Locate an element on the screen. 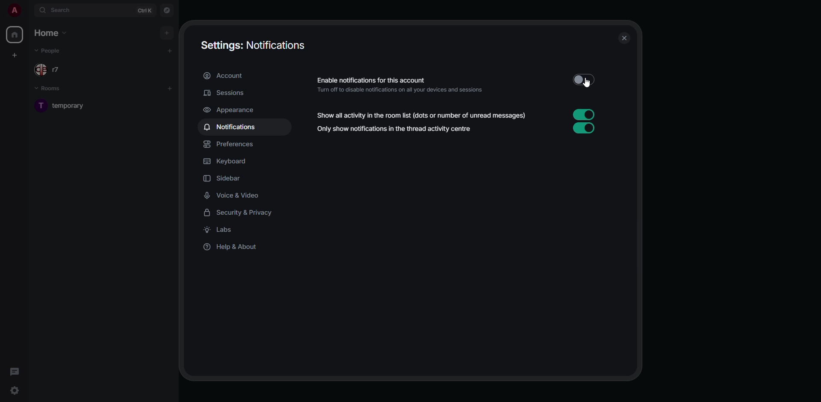 The width and height of the screenshot is (821, 402). keyboard is located at coordinates (227, 161).